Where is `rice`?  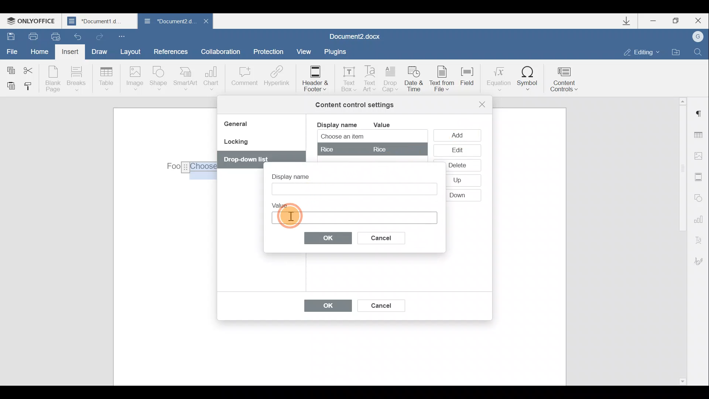
rice is located at coordinates (371, 149).